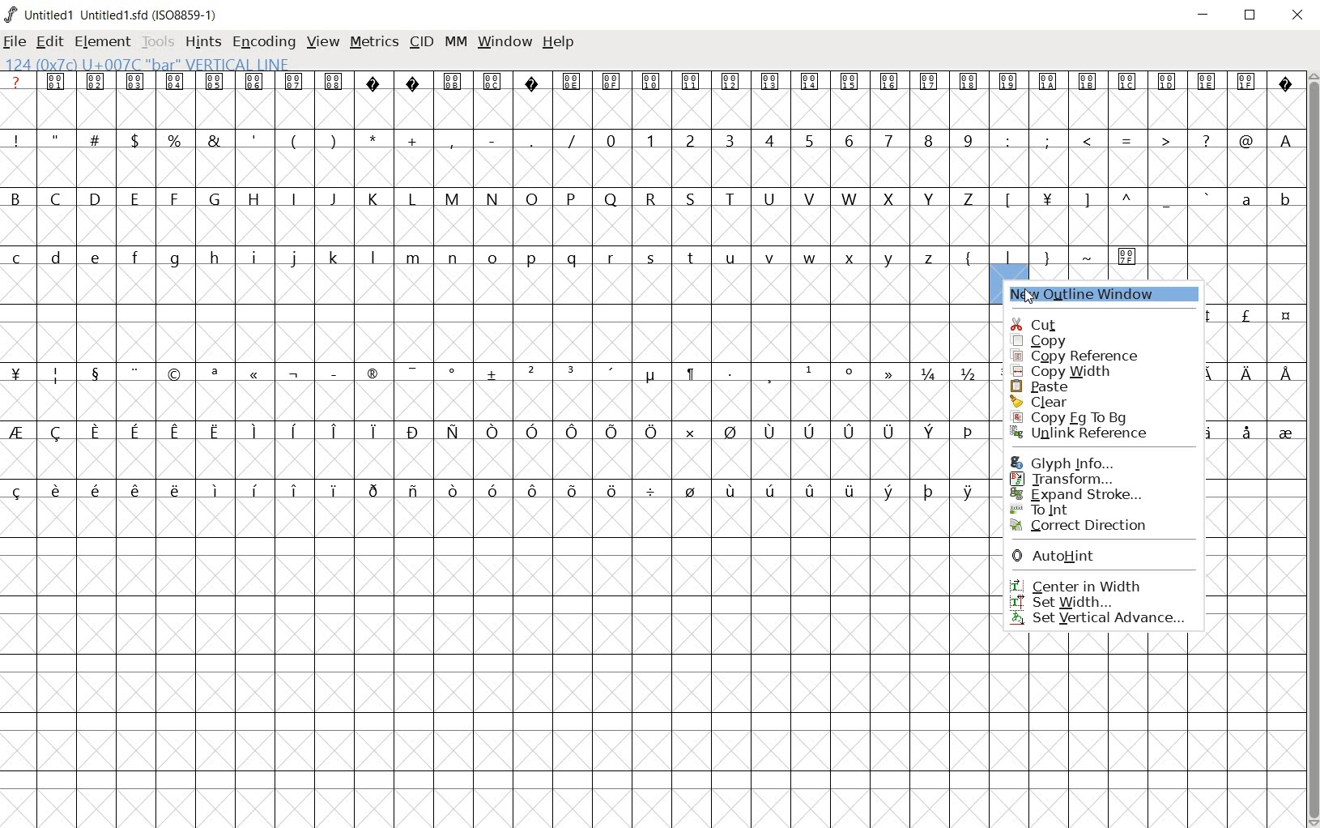 The image size is (1320, 828). Describe the element at coordinates (496, 457) in the screenshot. I see `empty cells` at that location.